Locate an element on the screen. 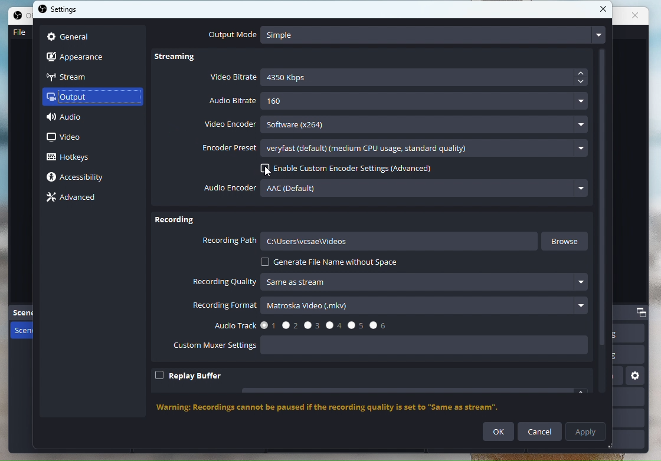  Video is located at coordinates (69, 137).